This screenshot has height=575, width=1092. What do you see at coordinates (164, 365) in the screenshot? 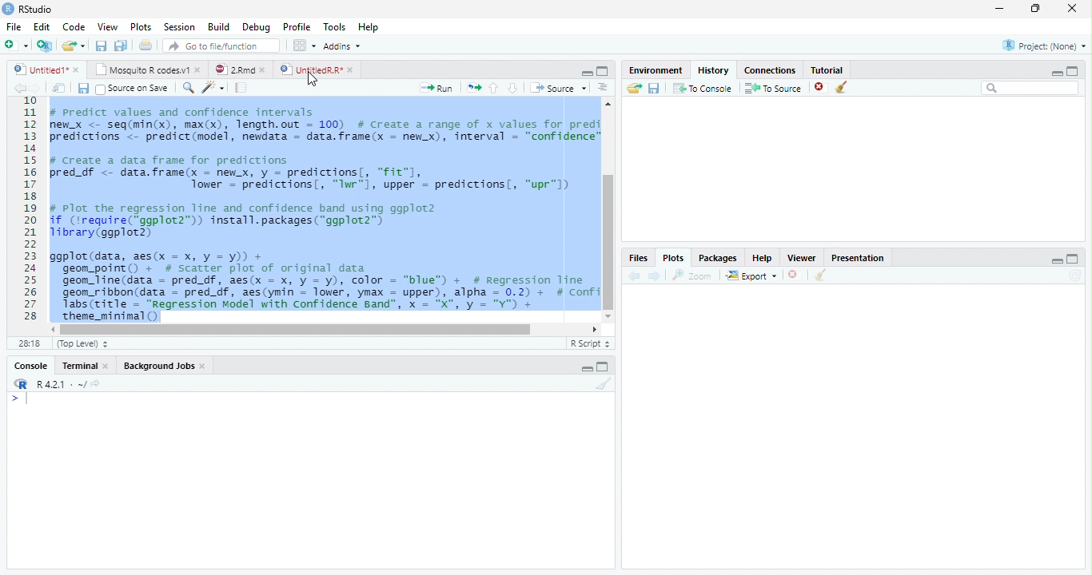
I see `Background Jobs` at bounding box center [164, 365].